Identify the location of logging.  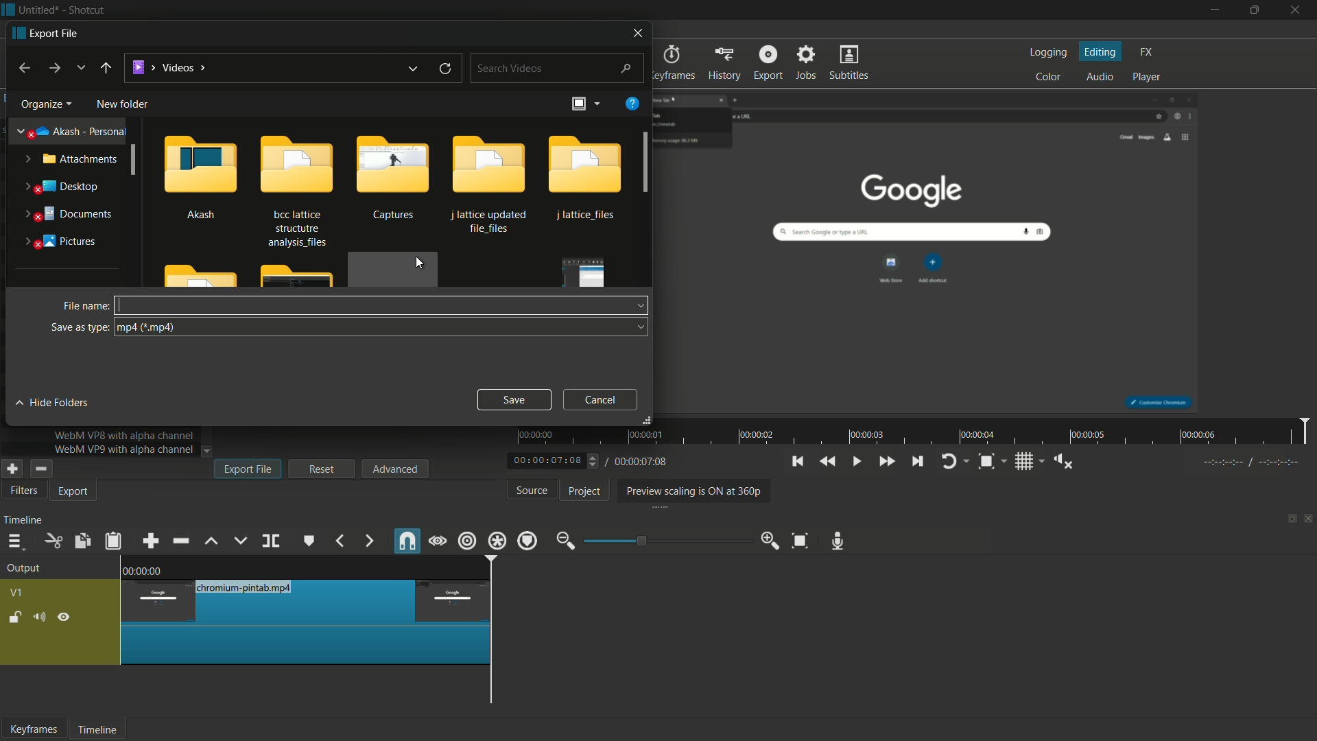
(1047, 54).